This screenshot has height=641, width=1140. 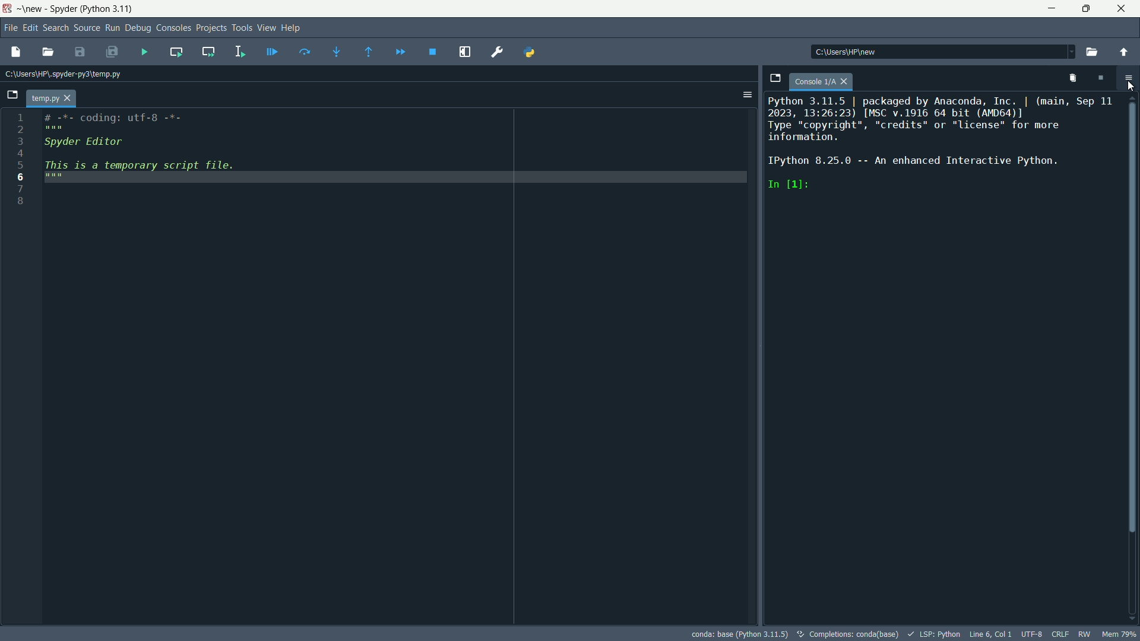 What do you see at coordinates (1128, 77) in the screenshot?
I see `options` at bounding box center [1128, 77].